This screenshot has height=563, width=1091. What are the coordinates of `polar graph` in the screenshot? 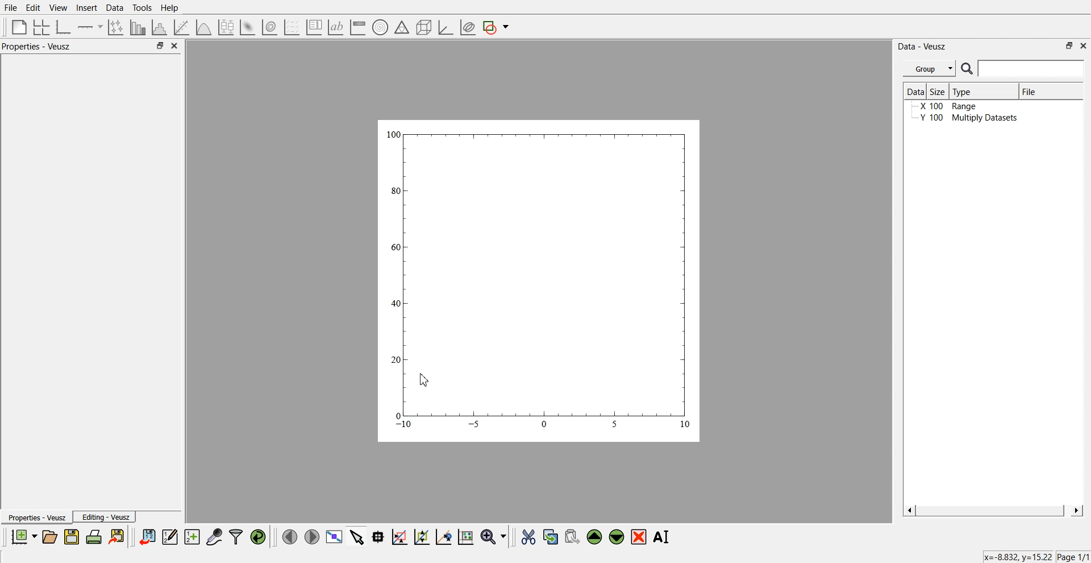 It's located at (380, 28).